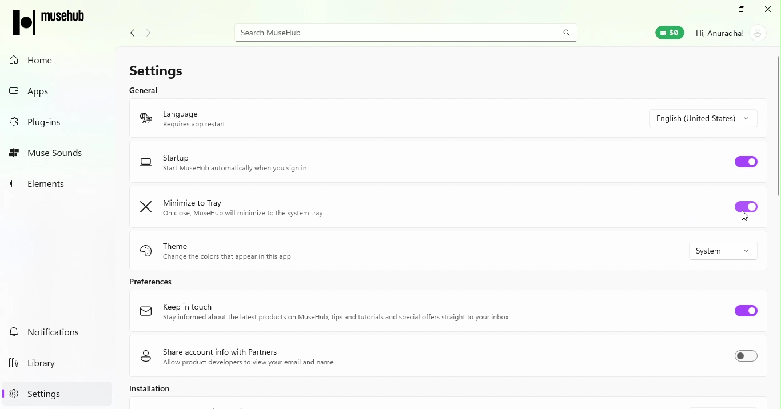 The width and height of the screenshot is (781, 409). Describe the element at coordinates (743, 310) in the screenshot. I see `Toggle` at that location.